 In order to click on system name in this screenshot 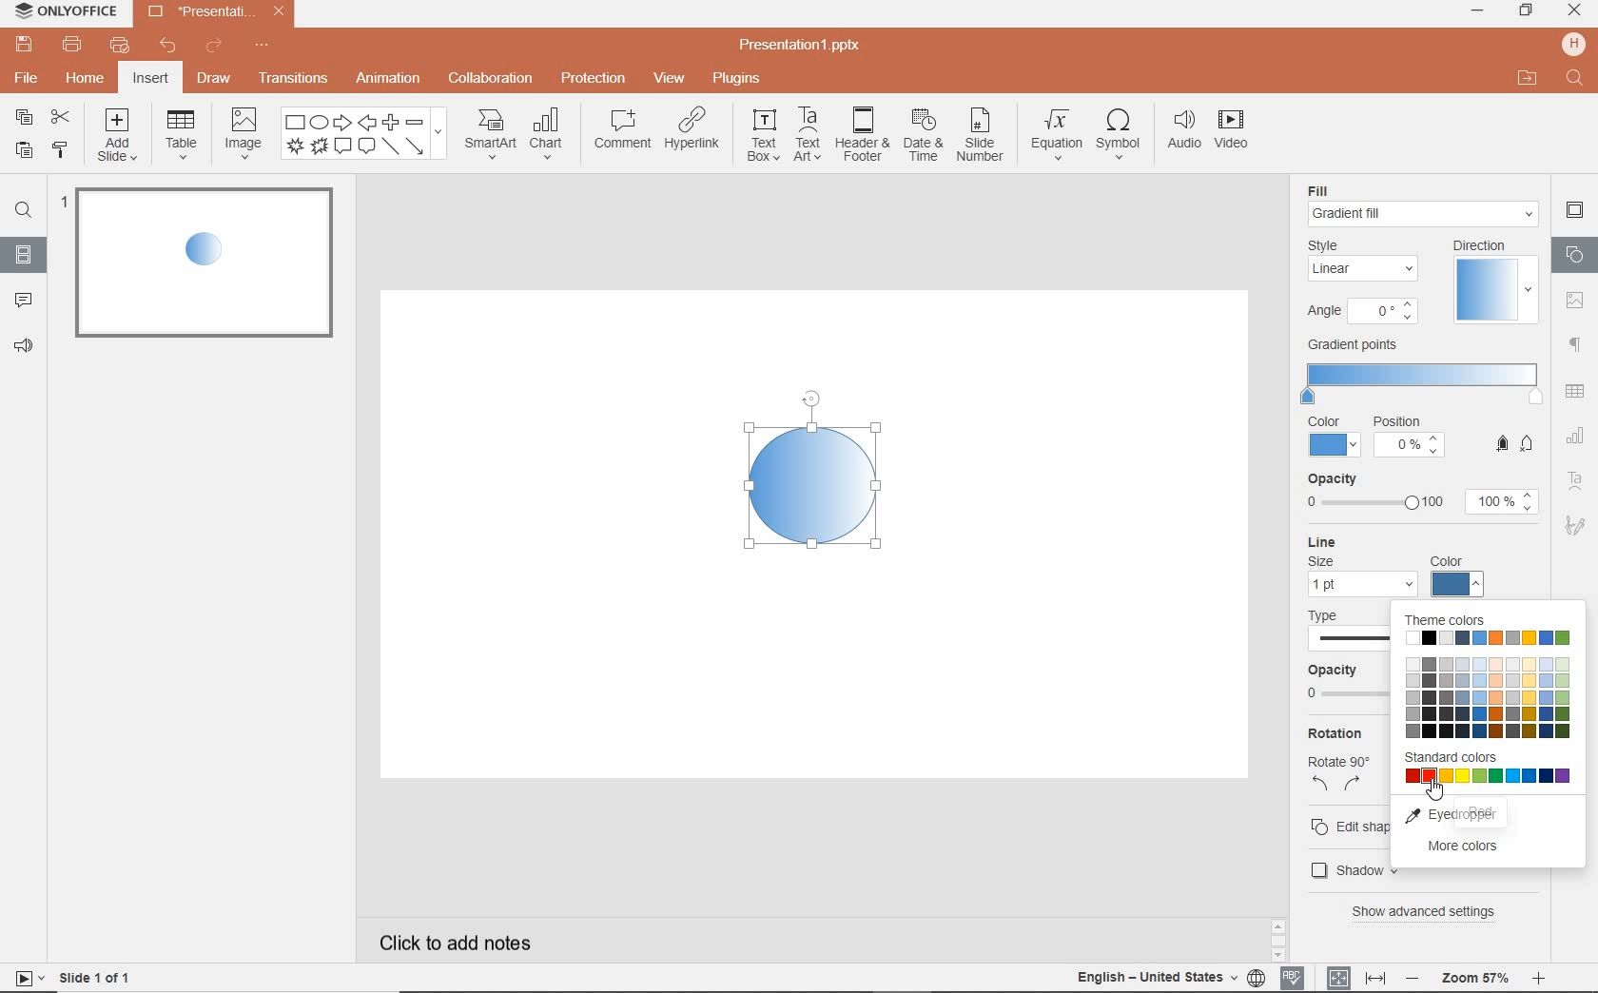, I will do `click(63, 12)`.